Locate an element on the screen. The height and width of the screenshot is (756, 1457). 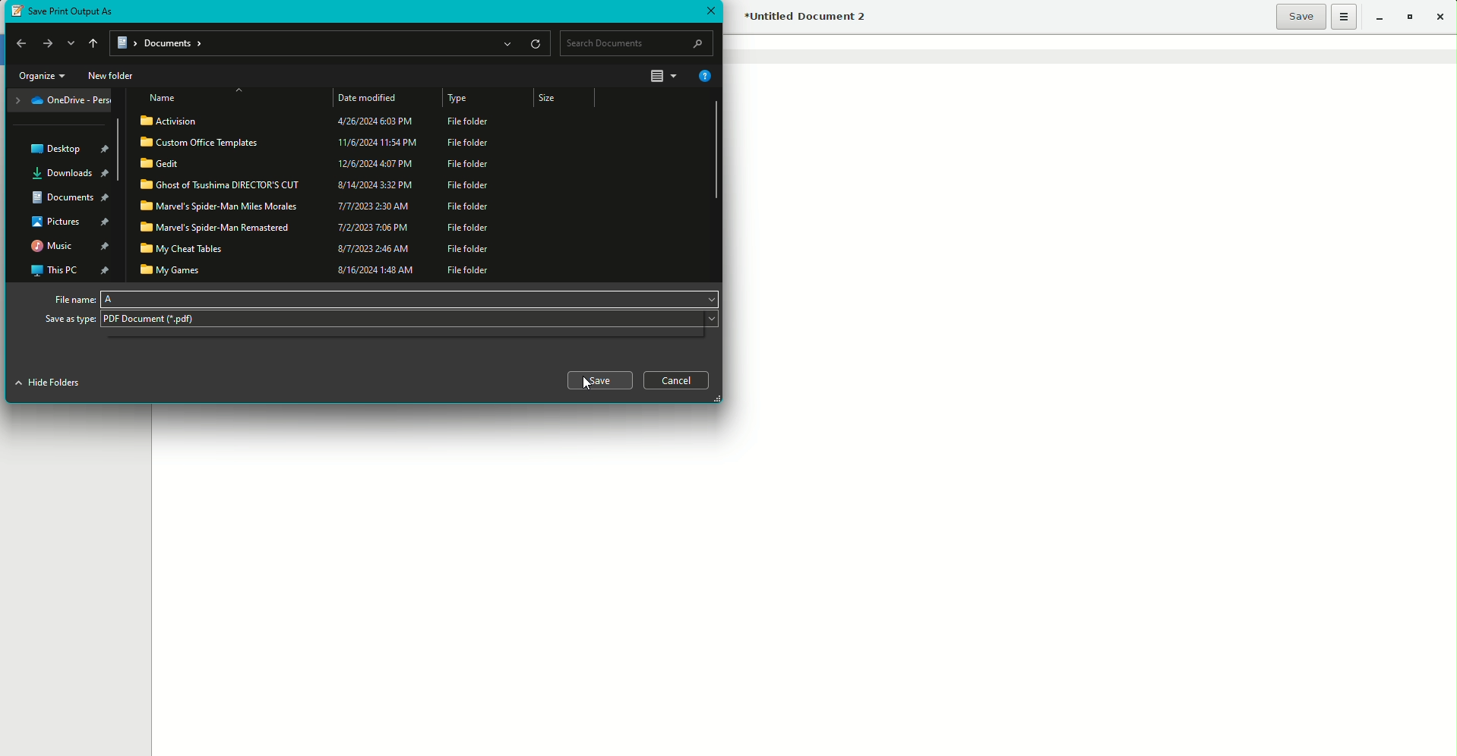
Close is located at coordinates (1444, 17).